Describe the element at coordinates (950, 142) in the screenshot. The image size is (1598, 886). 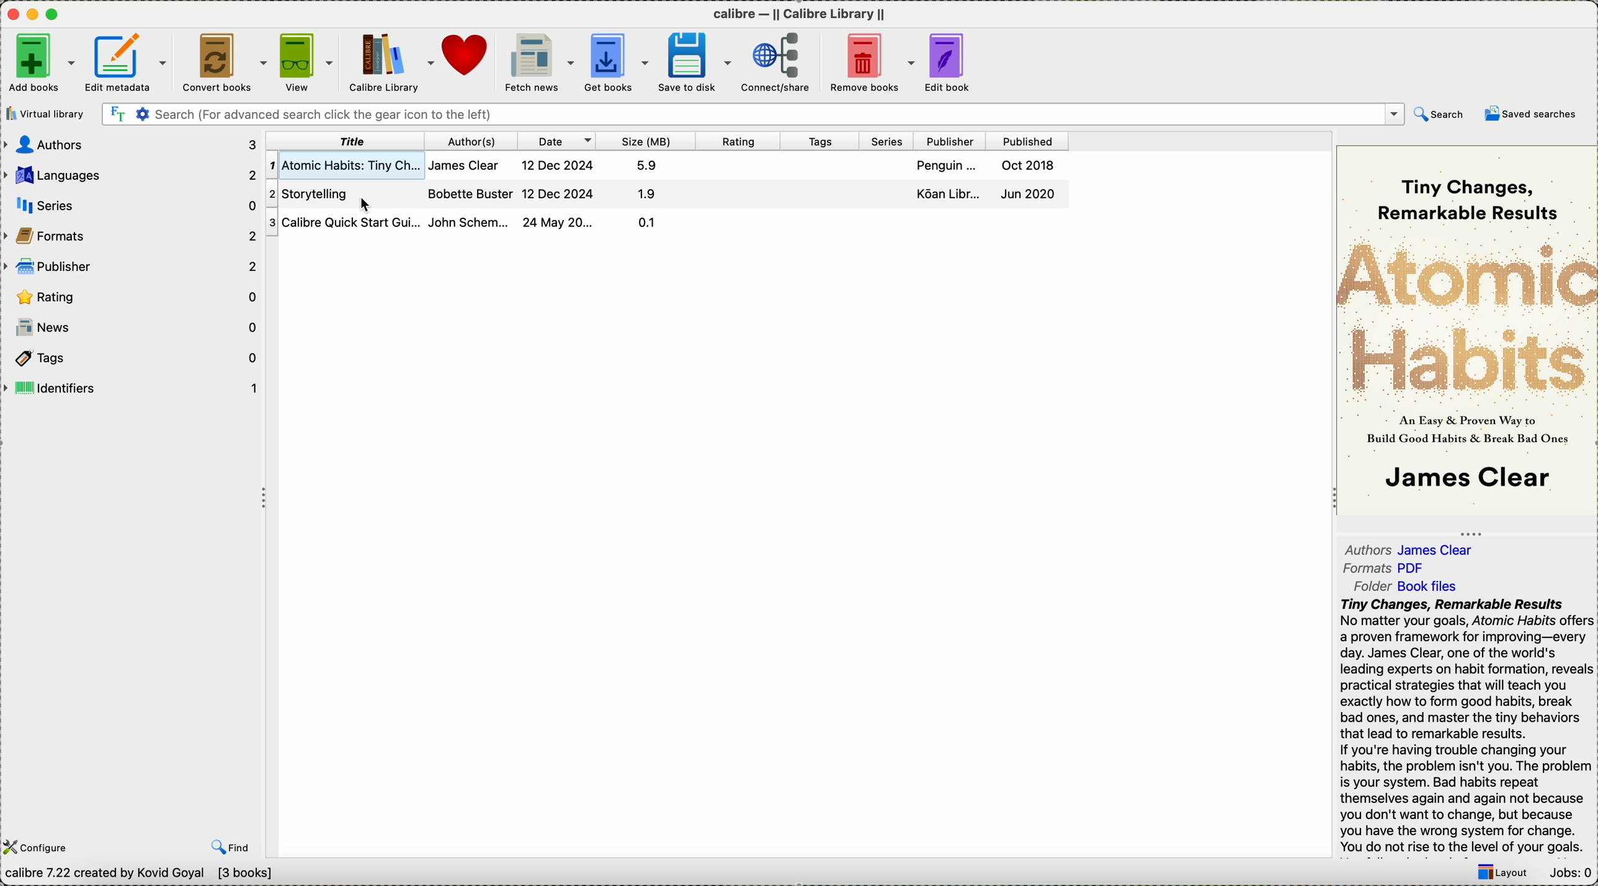
I see `publisher` at that location.